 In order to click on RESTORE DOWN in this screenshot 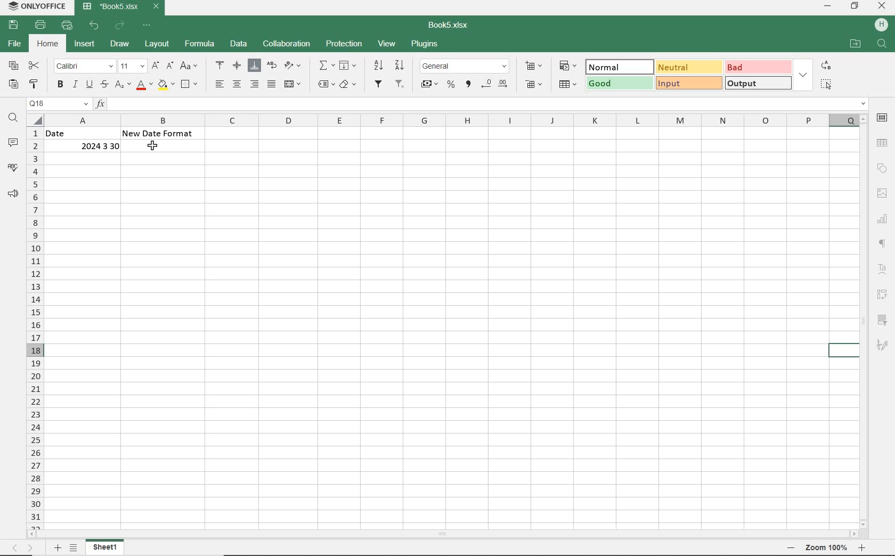, I will do `click(855, 6)`.